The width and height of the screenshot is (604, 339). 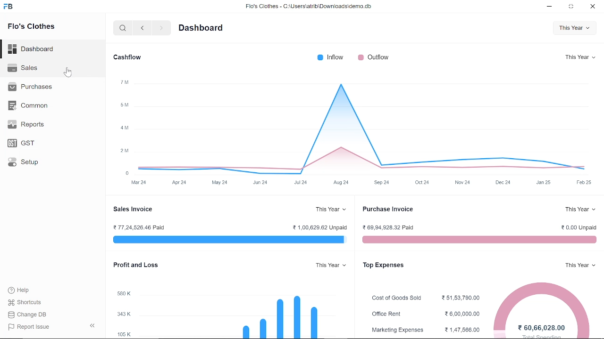 I want to click on Top Expenses., so click(x=382, y=266).